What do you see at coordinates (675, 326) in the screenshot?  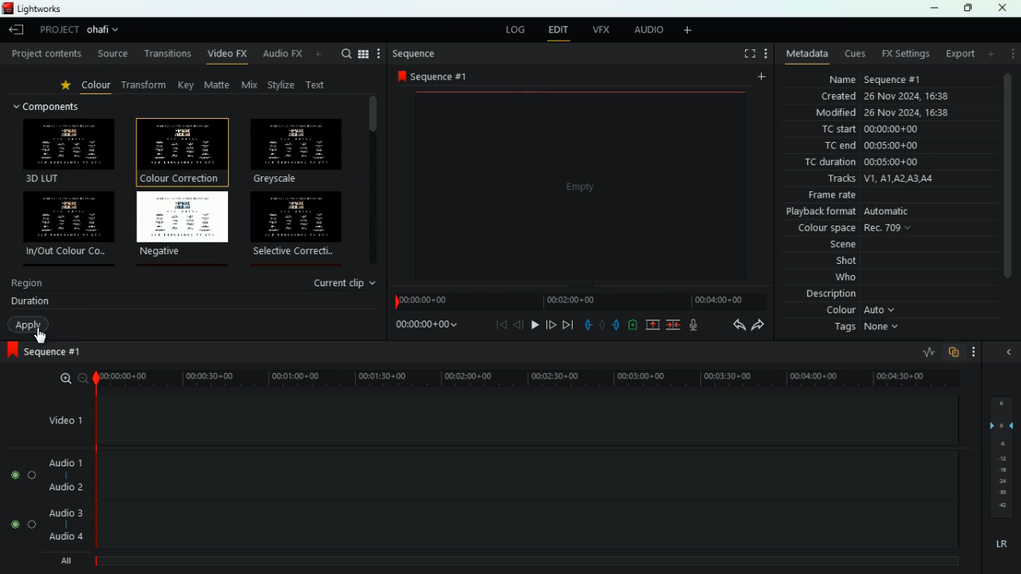 I see `compress` at bounding box center [675, 326].